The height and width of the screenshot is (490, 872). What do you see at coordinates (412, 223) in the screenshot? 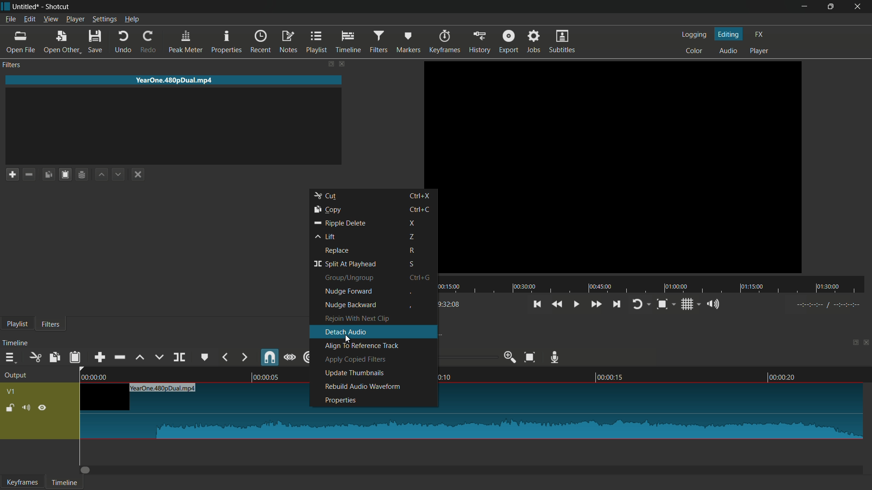
I see `keyboard shortcut` at bounding box center [412, 223].